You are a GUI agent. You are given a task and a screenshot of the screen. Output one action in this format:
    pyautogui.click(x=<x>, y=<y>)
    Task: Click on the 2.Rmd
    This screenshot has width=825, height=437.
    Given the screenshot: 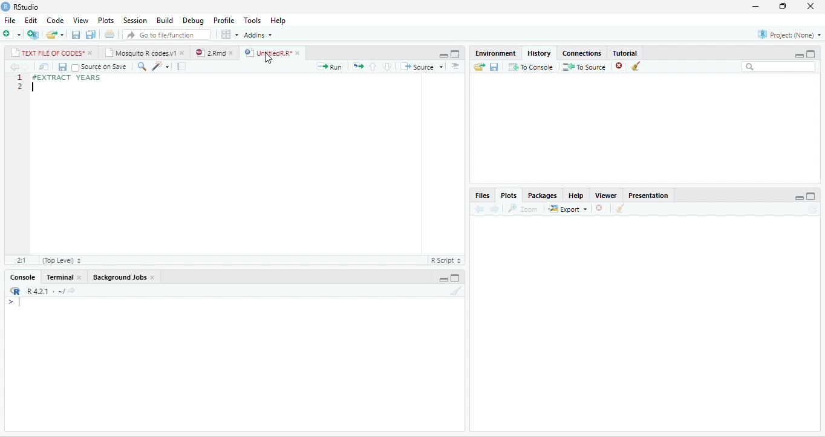 What is the action you would take?
    pyautogui.click(x=209, y=53)
    